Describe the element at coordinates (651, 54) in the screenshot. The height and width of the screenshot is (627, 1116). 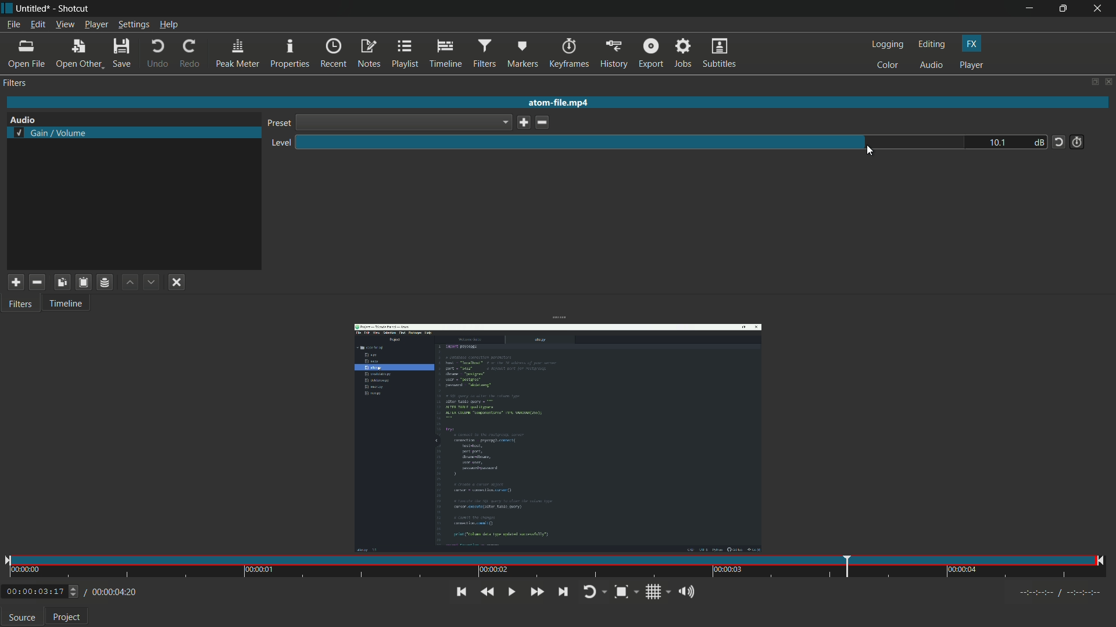
I see `export` at that location.